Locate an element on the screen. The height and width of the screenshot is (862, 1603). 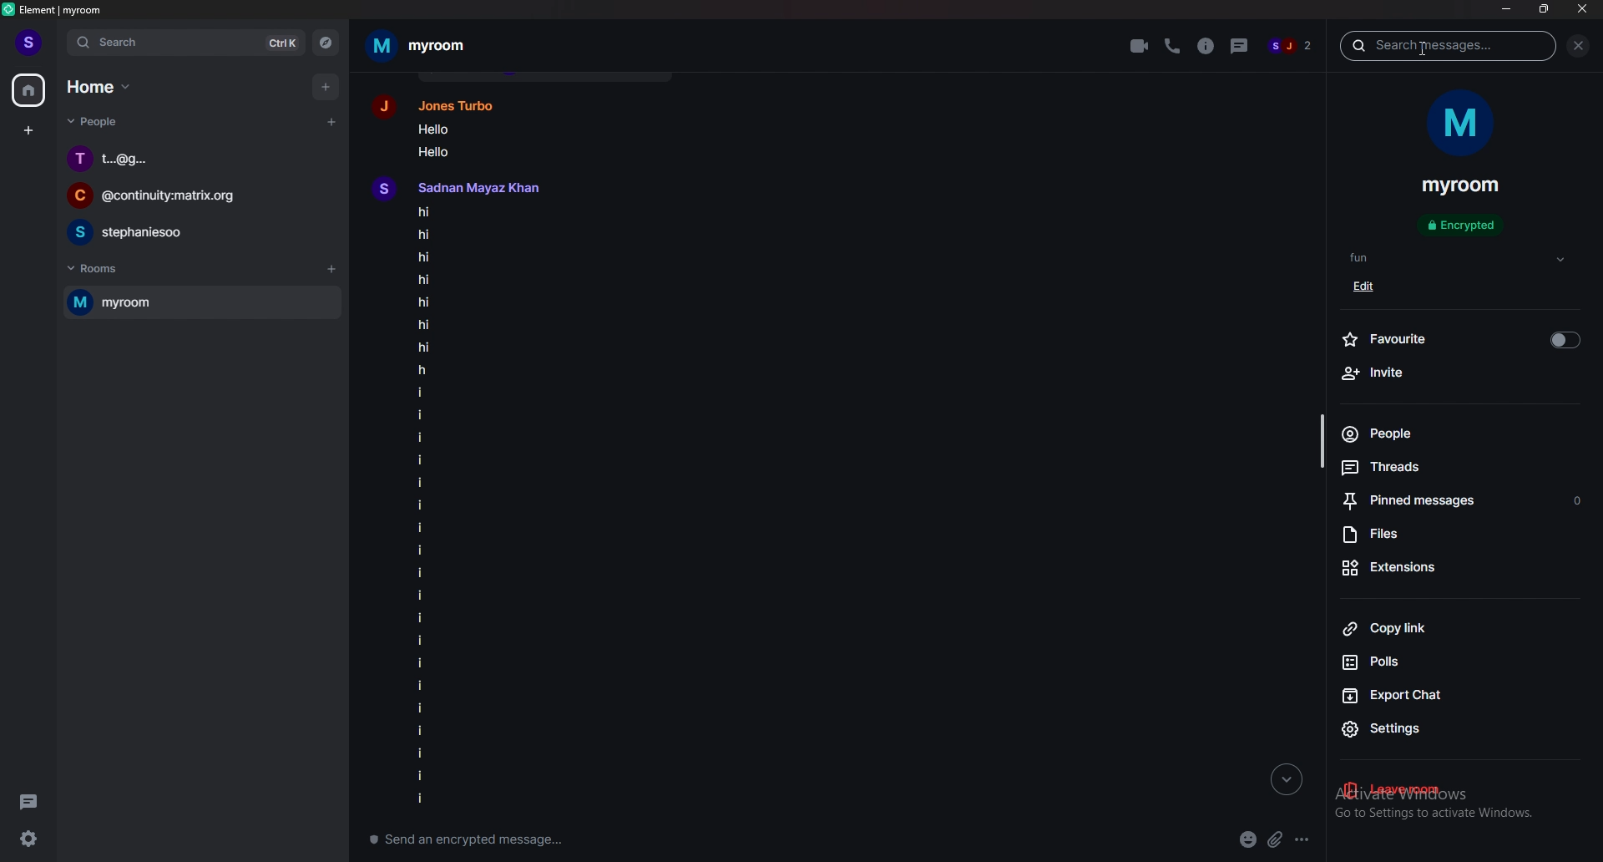
chat is located at coordinates (199, 232).